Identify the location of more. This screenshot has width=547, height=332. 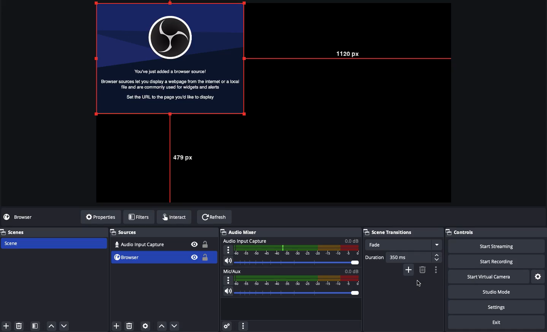
(436, 244).